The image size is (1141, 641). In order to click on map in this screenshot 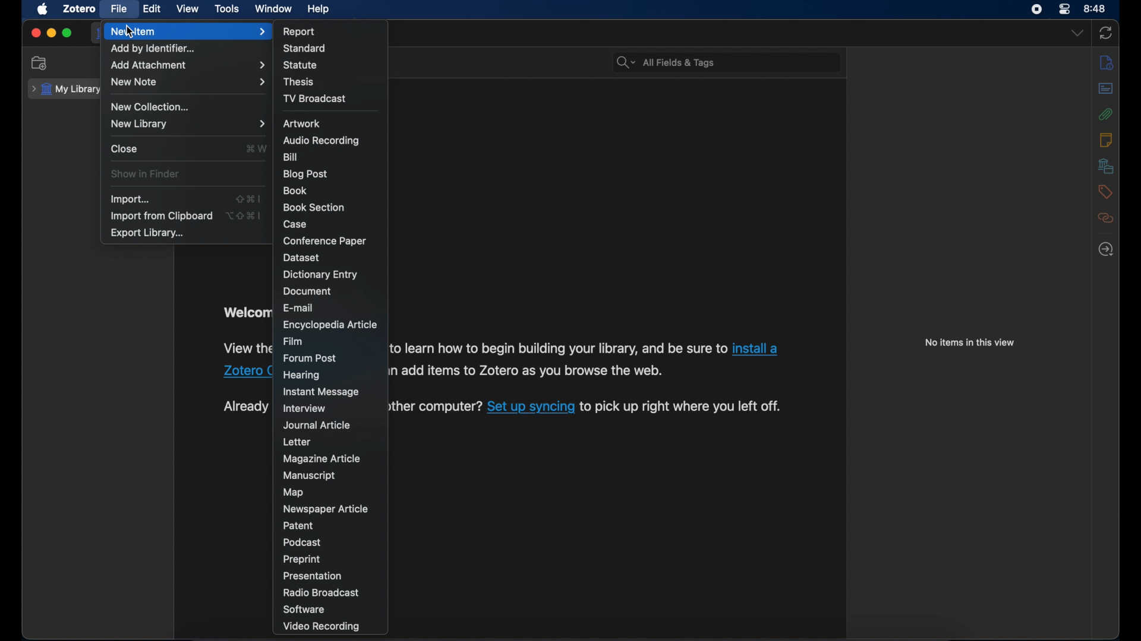, I will do `click(295, 492)`.